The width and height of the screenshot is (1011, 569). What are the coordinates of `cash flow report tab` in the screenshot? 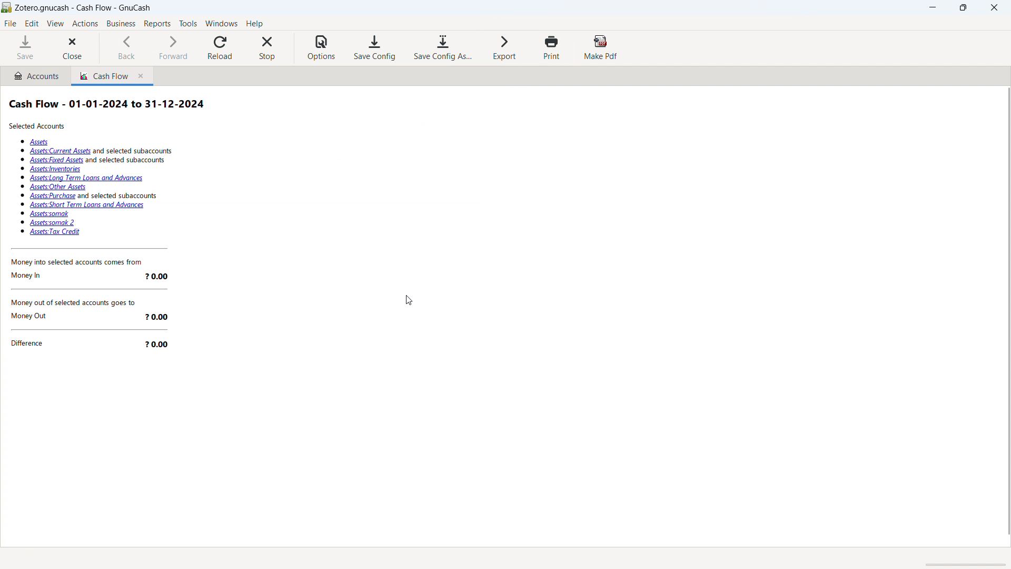 It's located at (102, 76).